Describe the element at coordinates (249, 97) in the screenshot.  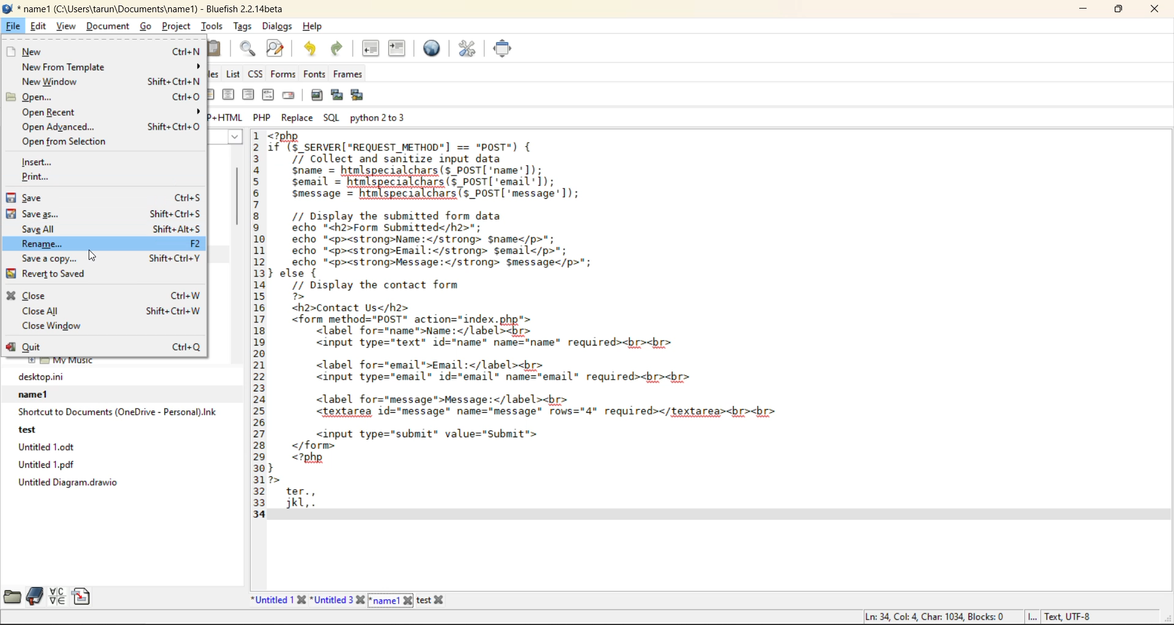
I see `right justify` at that location.